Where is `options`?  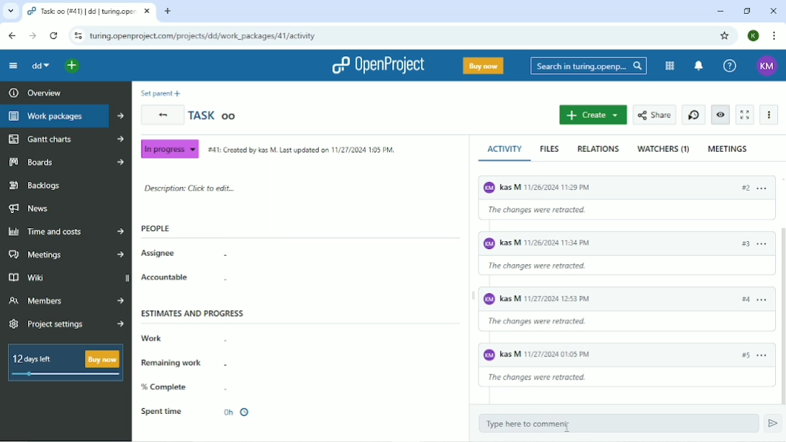 options is located at coordinates (764, 357).